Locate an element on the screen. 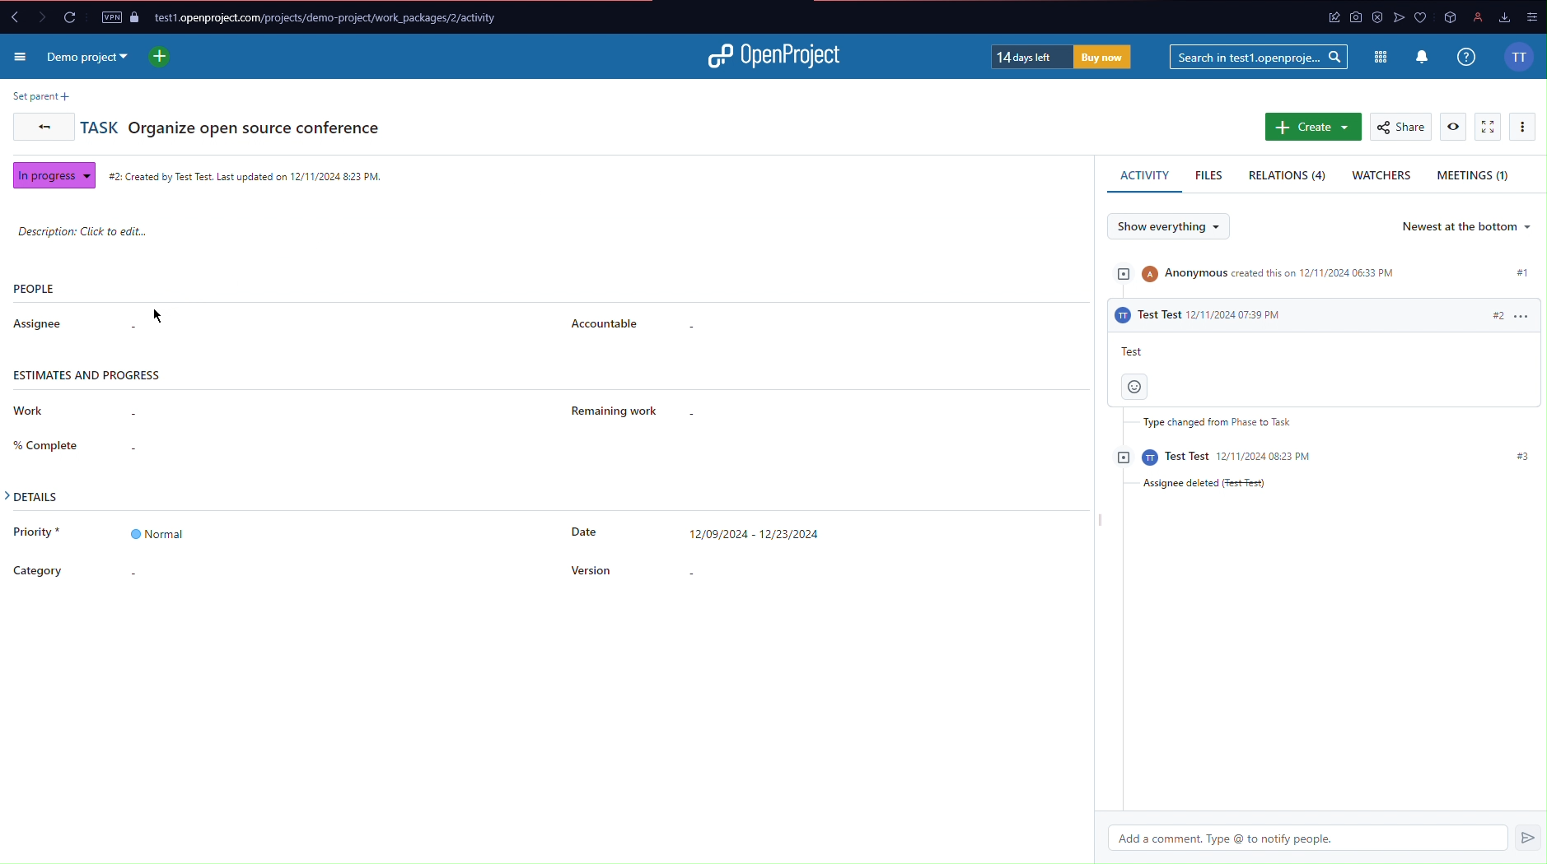 The image size is (1547, 864). VPN and Page Security is located at coordinates (119, 17).